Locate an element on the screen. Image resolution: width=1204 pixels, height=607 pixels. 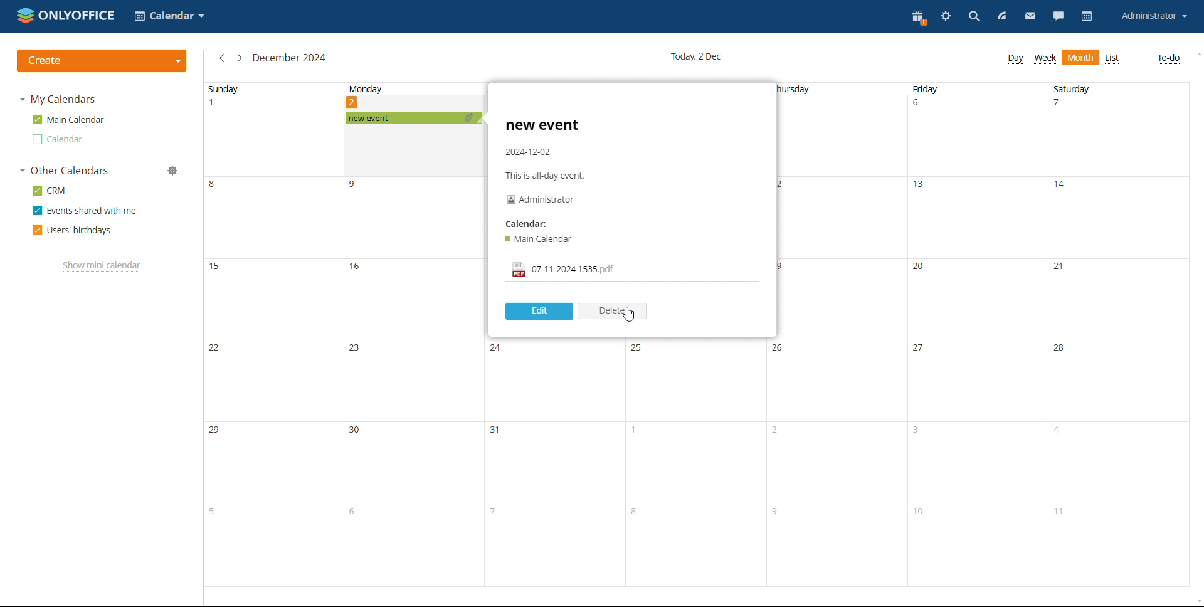
15 is located at coordinates (218, 272).